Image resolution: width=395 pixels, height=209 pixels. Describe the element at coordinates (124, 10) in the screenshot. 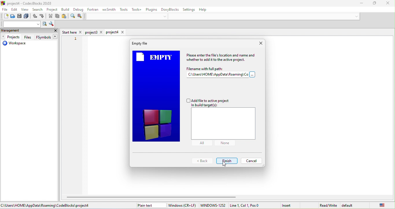

I see `tools` at that location.